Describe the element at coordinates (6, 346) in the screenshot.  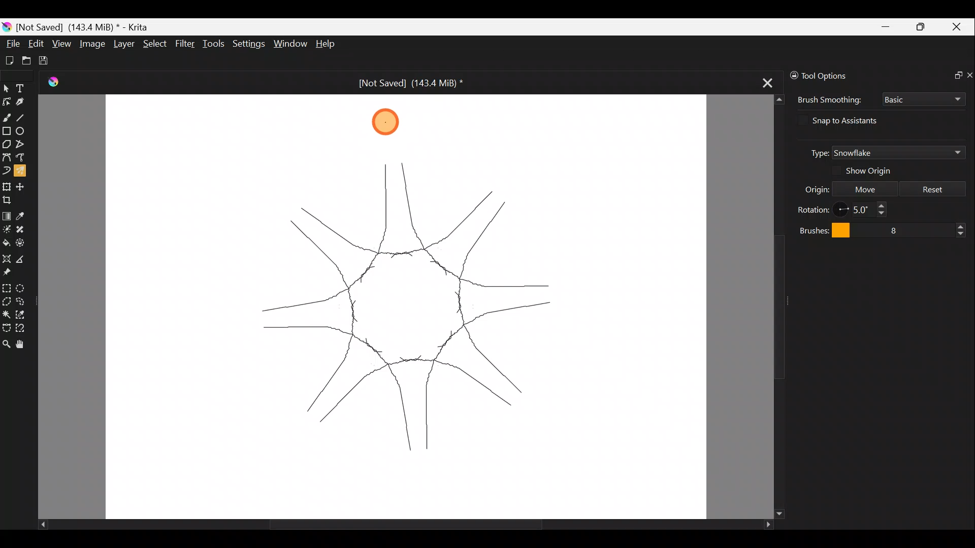
I see `Zoom tool` at that location.